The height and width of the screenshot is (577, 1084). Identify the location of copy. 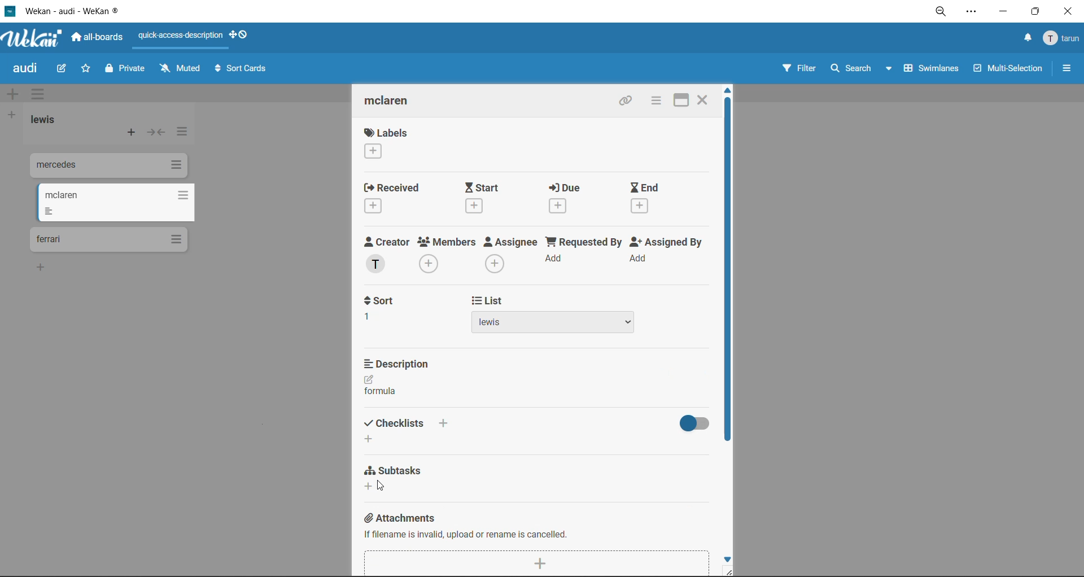
(700, 373).